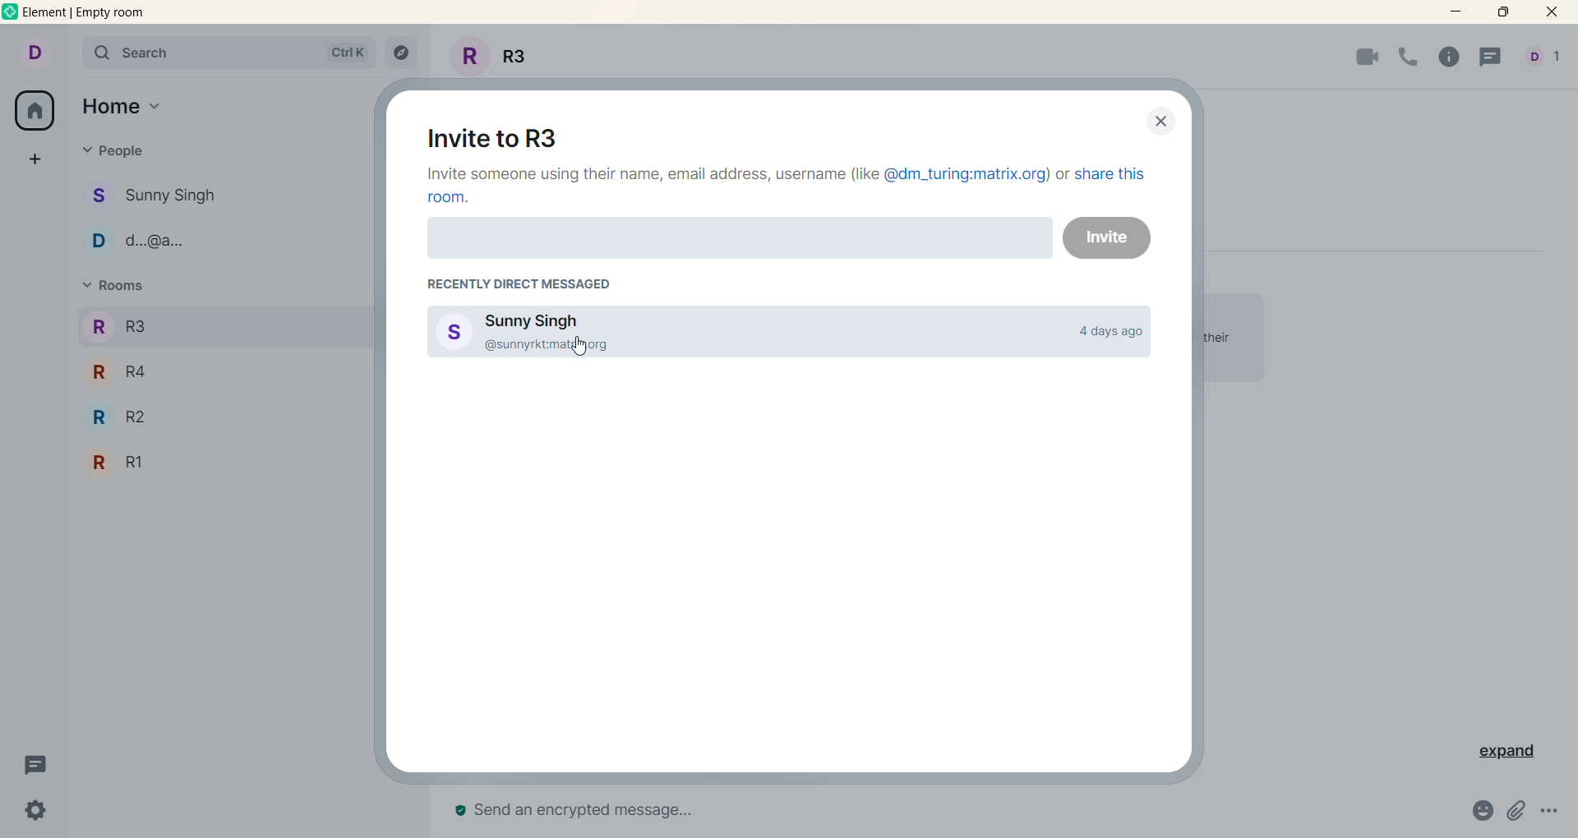 This screenshot has width=1578, height=838. Describe the element at coordinates (1495, 57) in the screenshot. I see `threads` at that location.